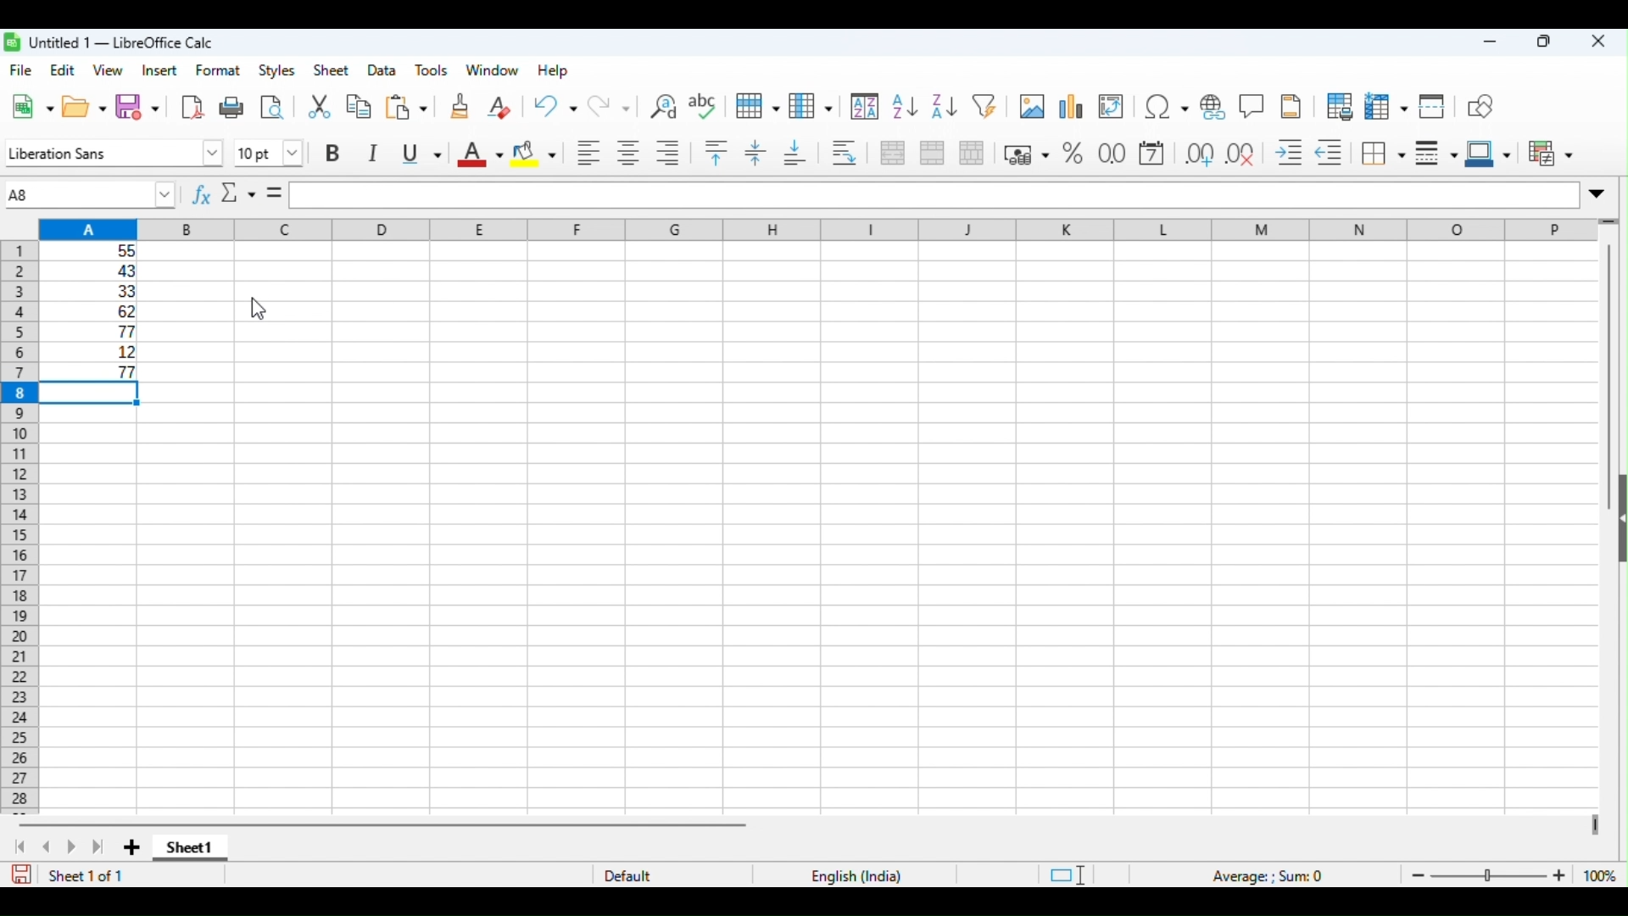 Image resolution: width=1628 pixels, height=916 pixels. Describe the element at coordinates (1608, 222) in the screenshot. I see `drag to view more rows` at that location.